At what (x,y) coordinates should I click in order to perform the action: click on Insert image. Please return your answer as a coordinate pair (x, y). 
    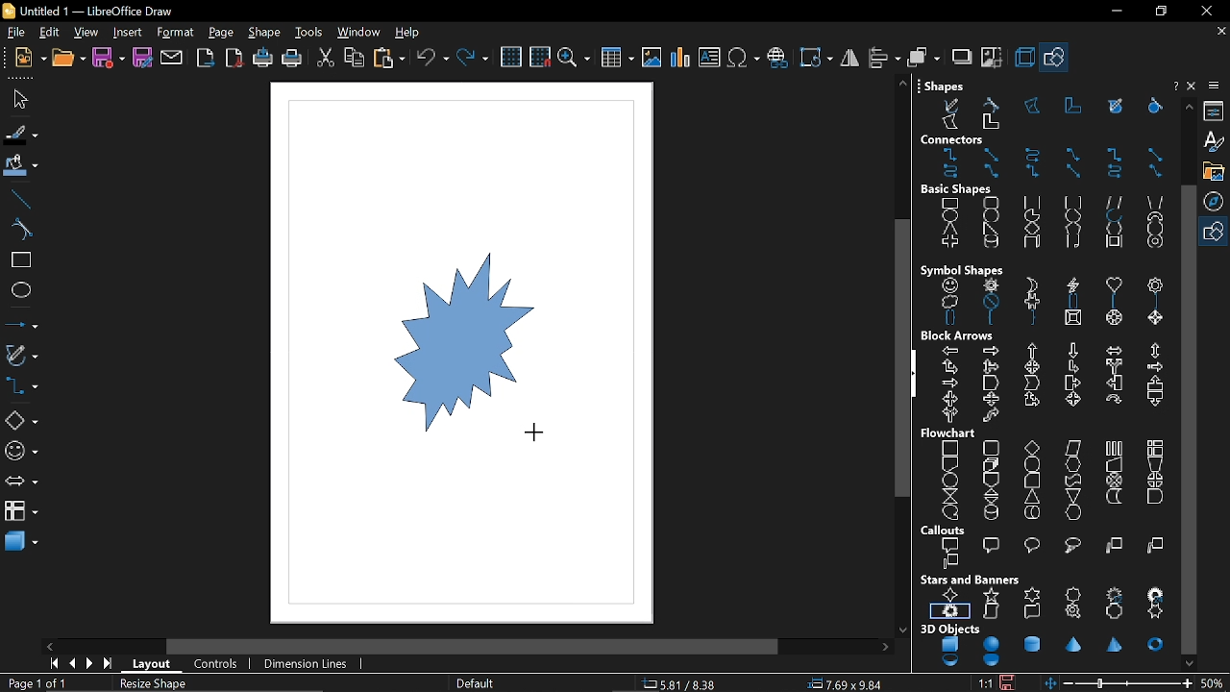
    Looking at the image, I should click on (652, 58).